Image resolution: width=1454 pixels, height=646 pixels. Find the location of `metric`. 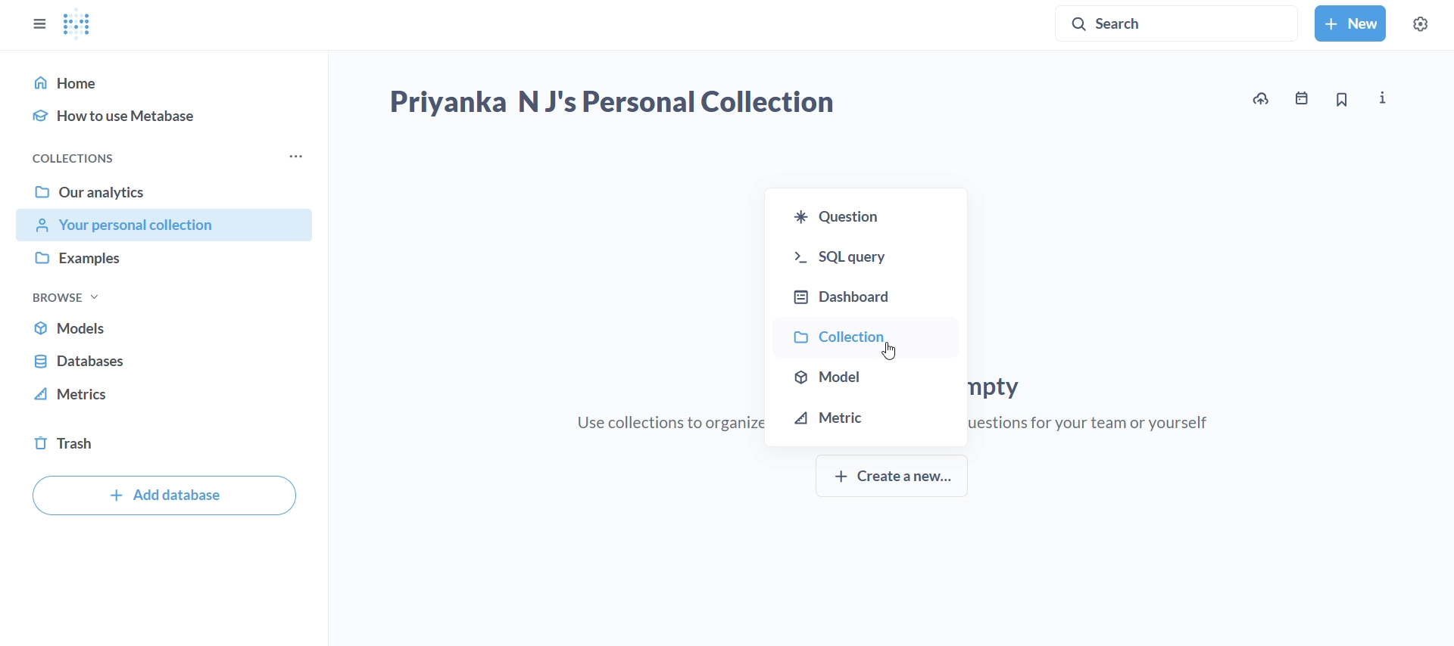

metric is located at coordinates (866, 420).